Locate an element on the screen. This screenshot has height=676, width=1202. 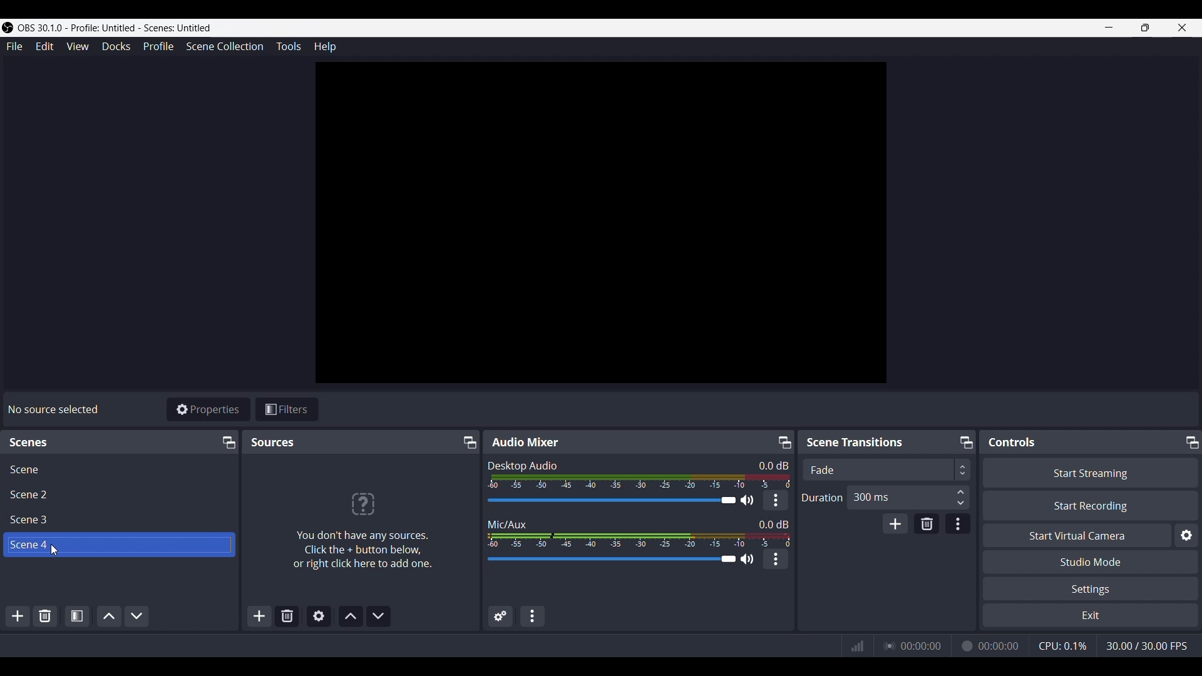
scenes is located at coordinates (30, 444).